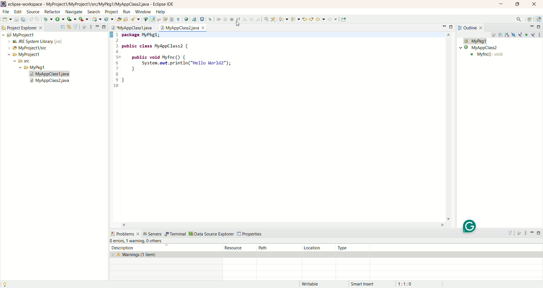  What do you see at coordinates (166, 255) in the screenshot?
I see `warnnings` at bounding box center [166, 255].